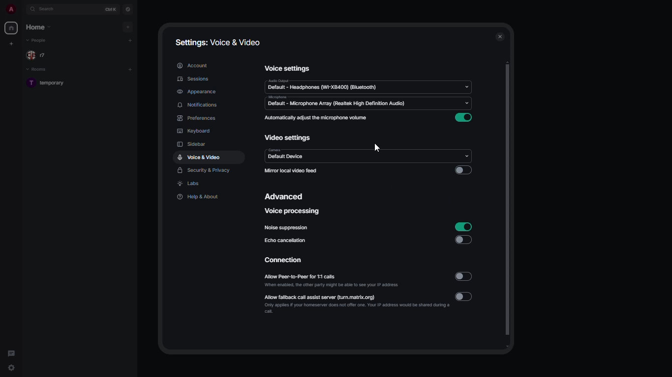  What do you see at coordinates (22, 10) in the screenshot?
I see `expand` at bounding box center [22, 10].